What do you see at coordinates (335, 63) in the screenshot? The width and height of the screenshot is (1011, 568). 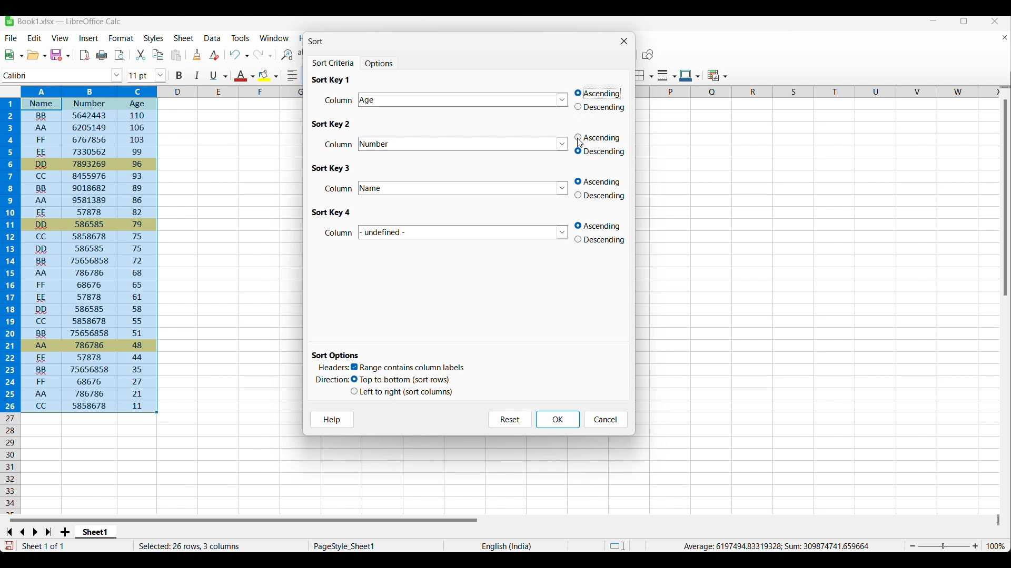 I see `Sort criteria tab, current selection` at bounding box center [335, 63].